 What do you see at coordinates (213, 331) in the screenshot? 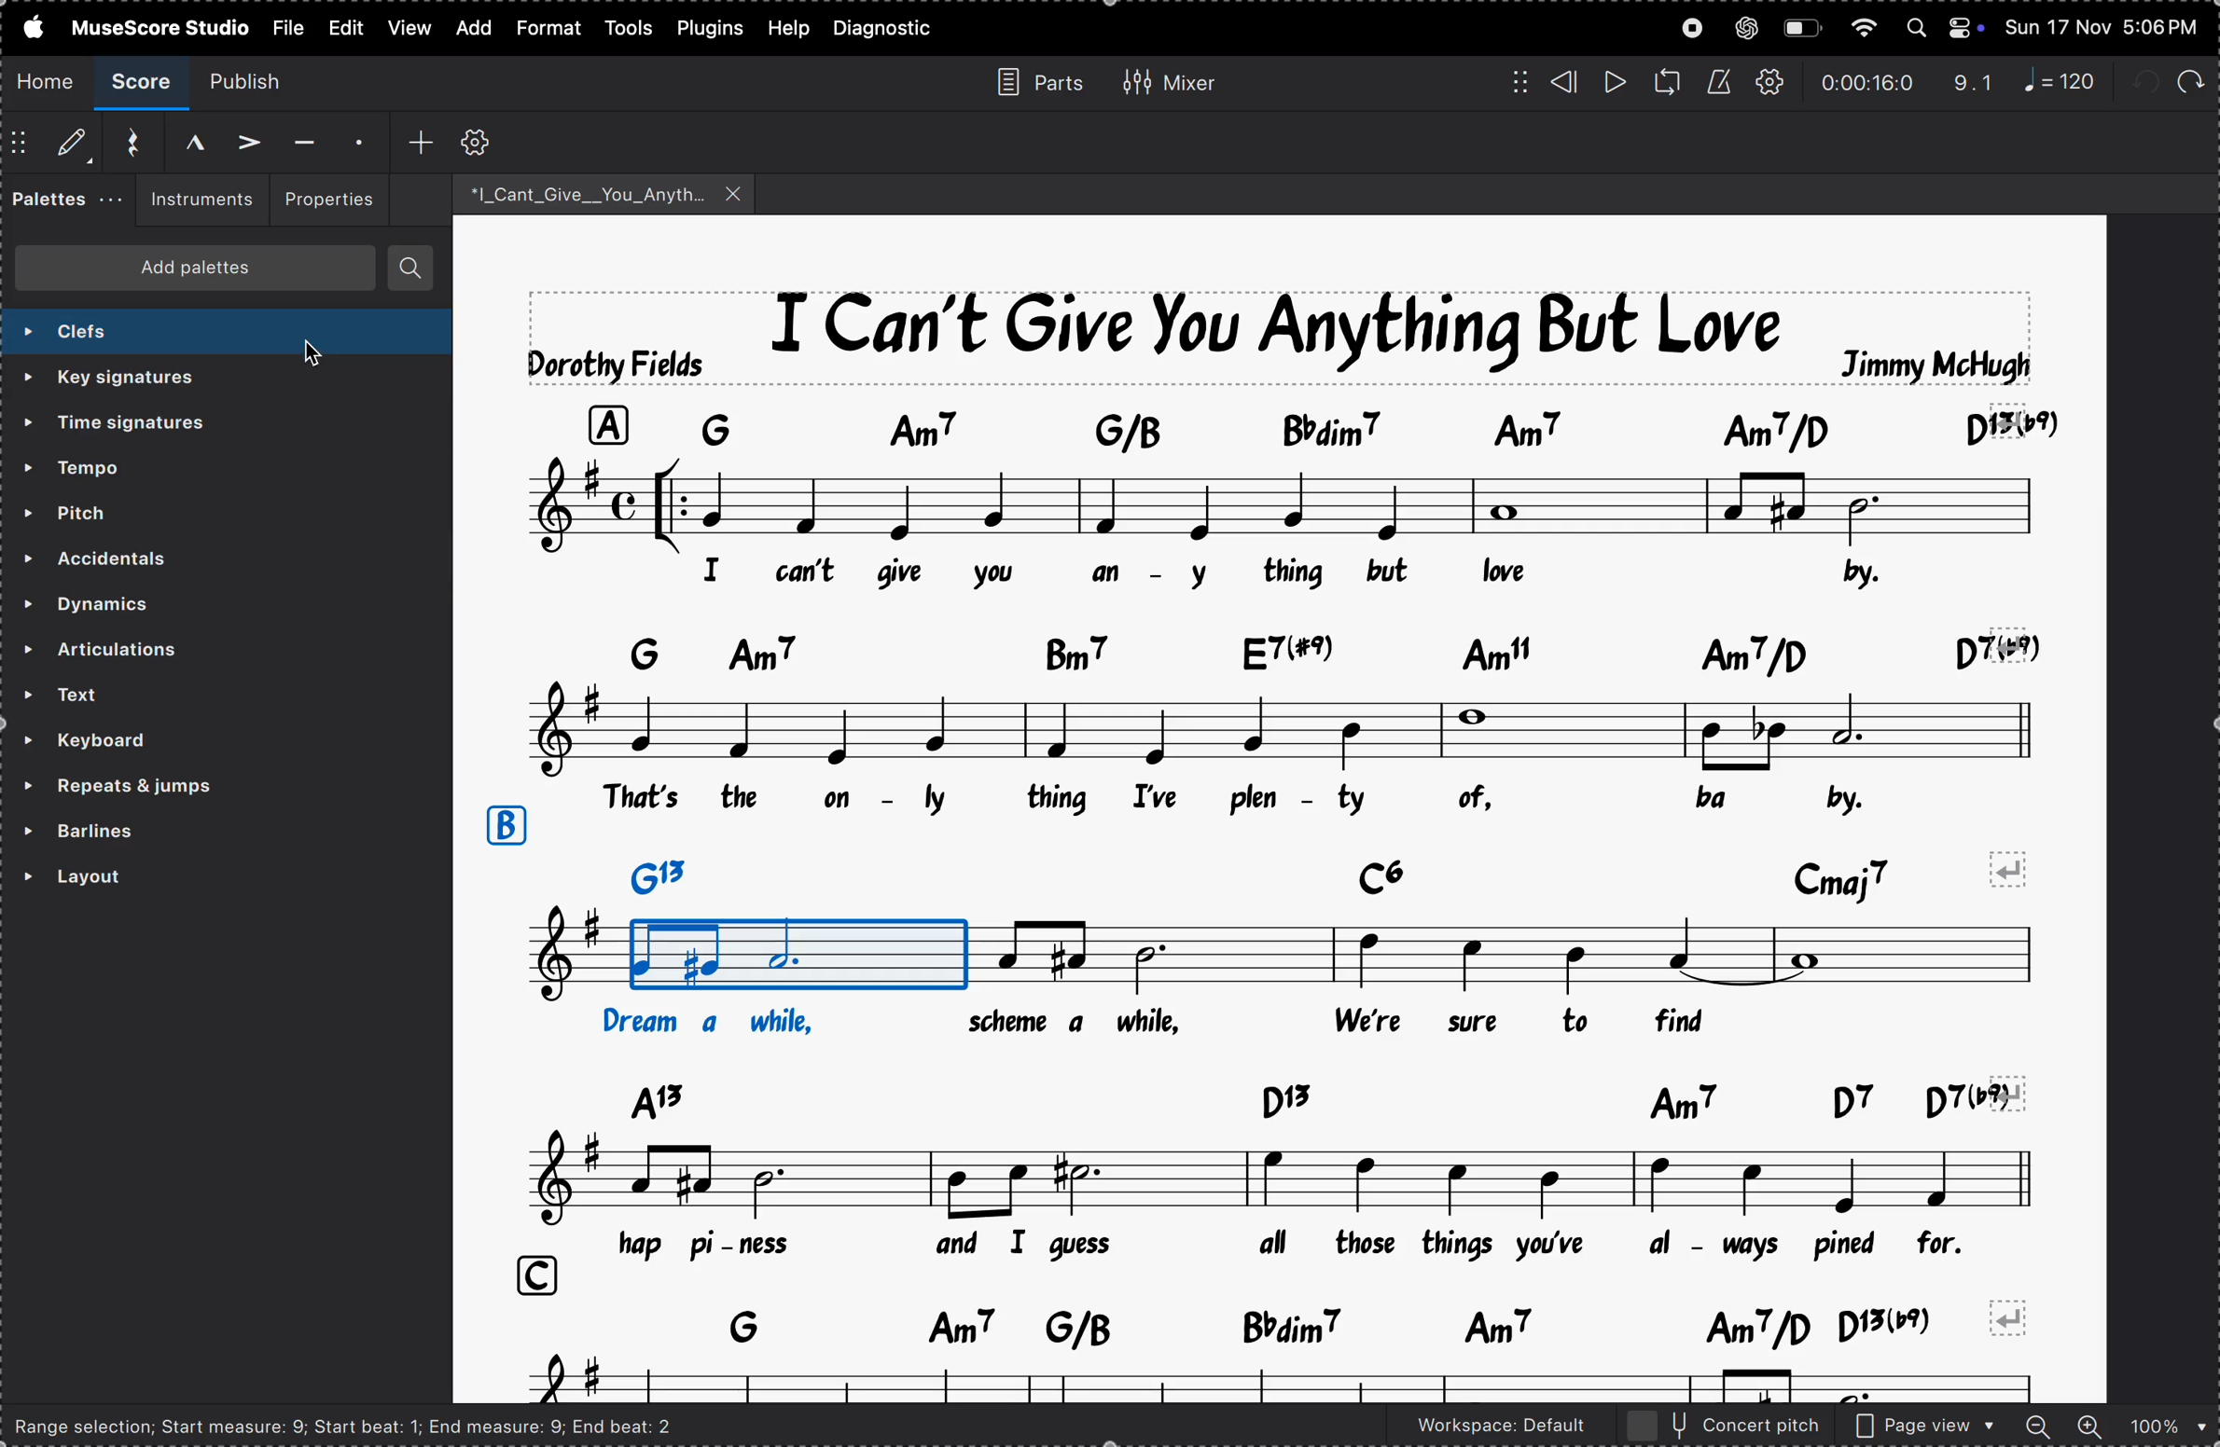
I see `selecting clef` at bounding box center [213, 331].